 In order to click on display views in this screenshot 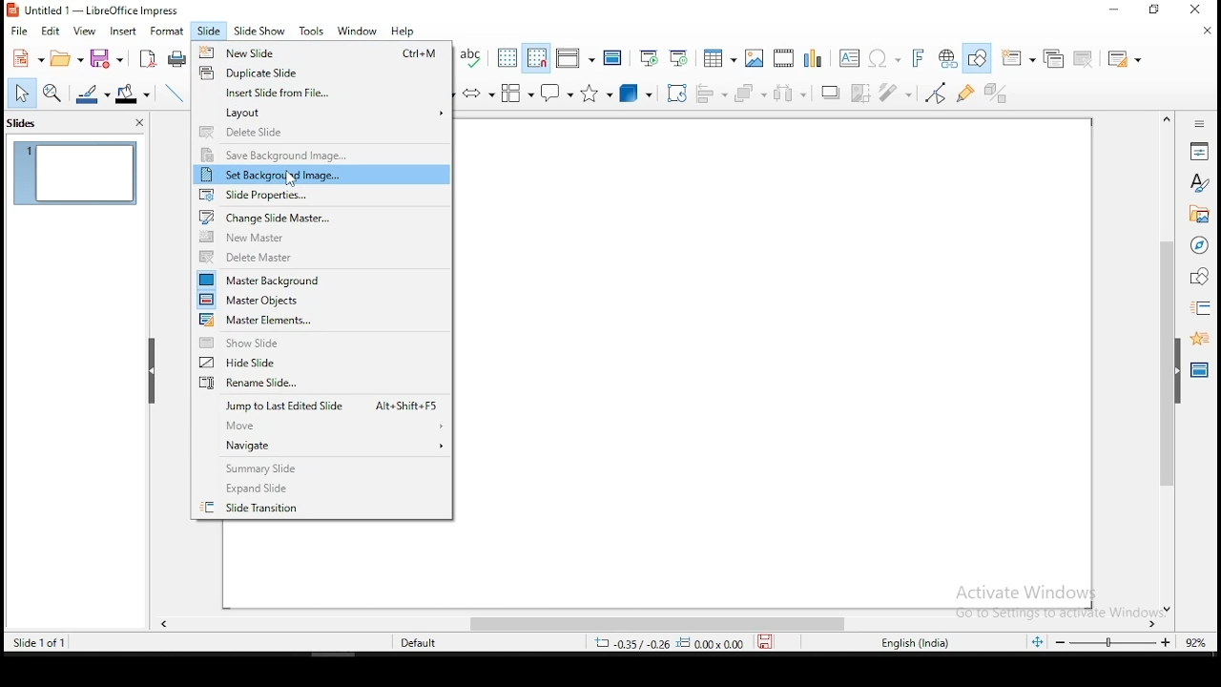, I will do `click(575, 57)`.